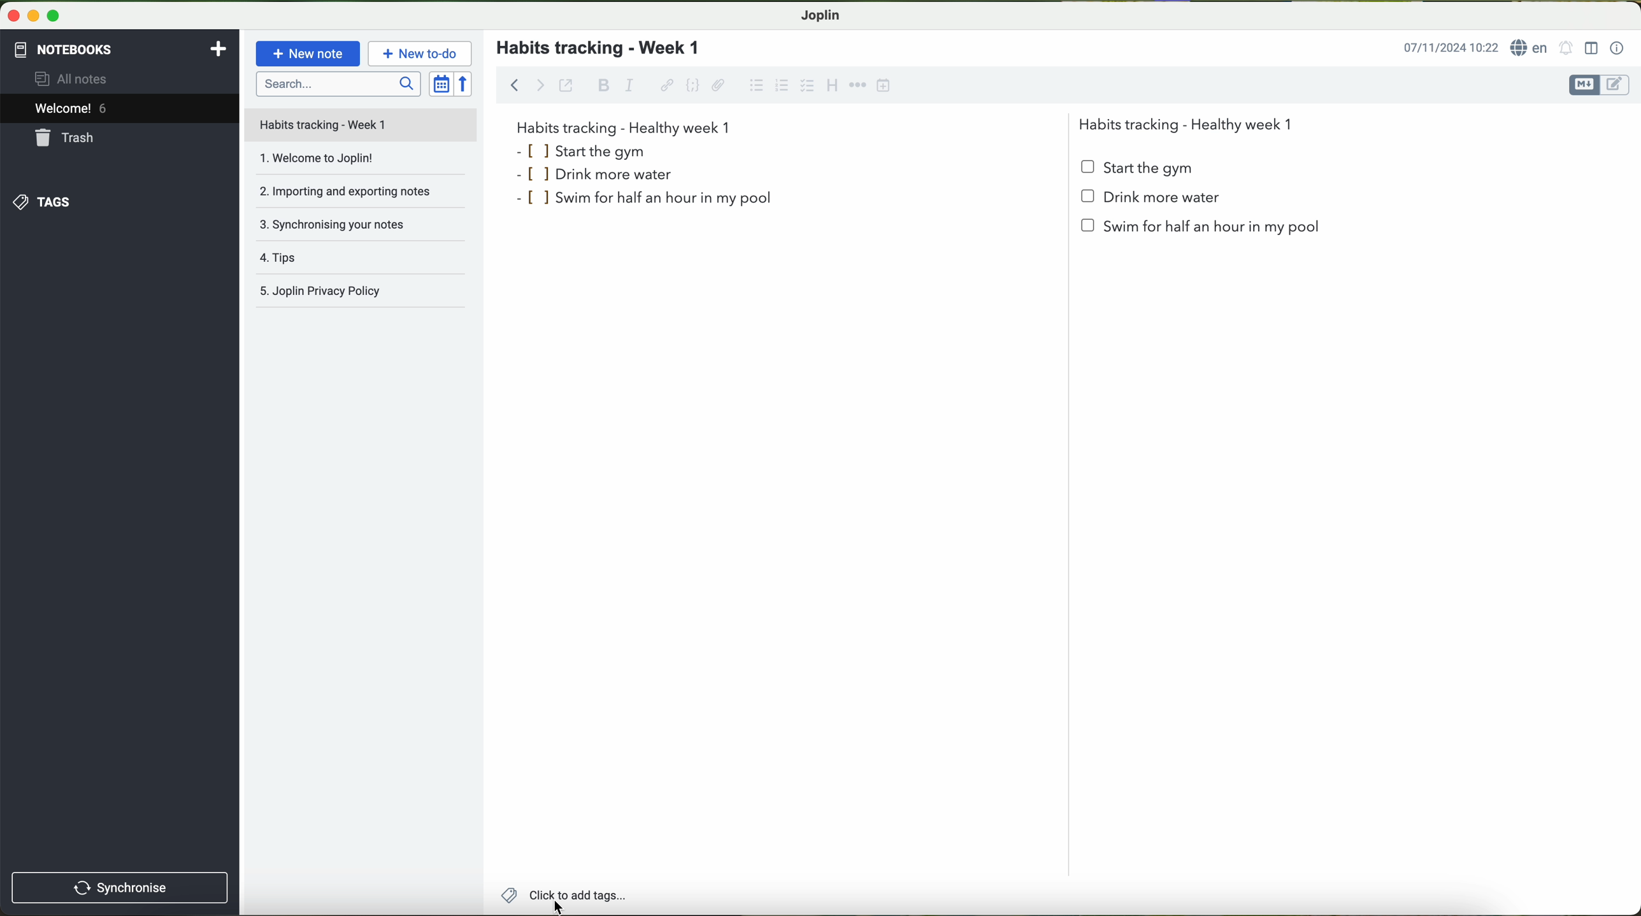  I want to click on Drink more water, so click(1150, 201).